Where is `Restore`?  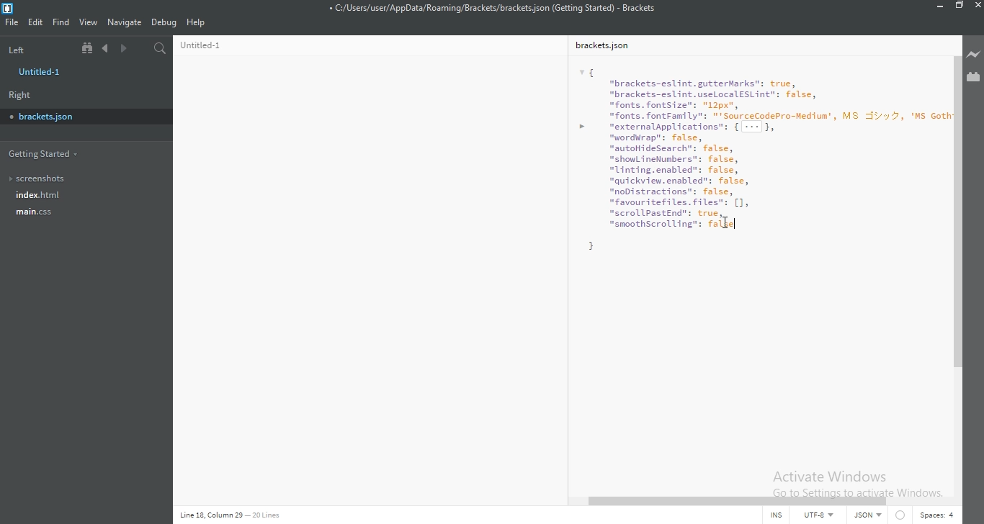 Restore is located at coordinates (960, 6).